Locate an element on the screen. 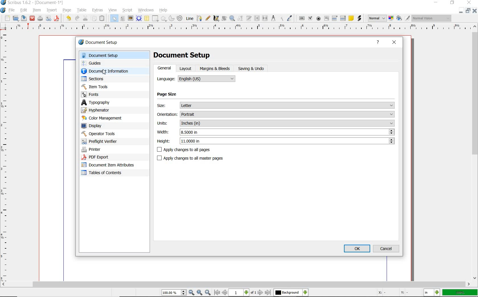  document item attributes is located at coordinates (110, 166).